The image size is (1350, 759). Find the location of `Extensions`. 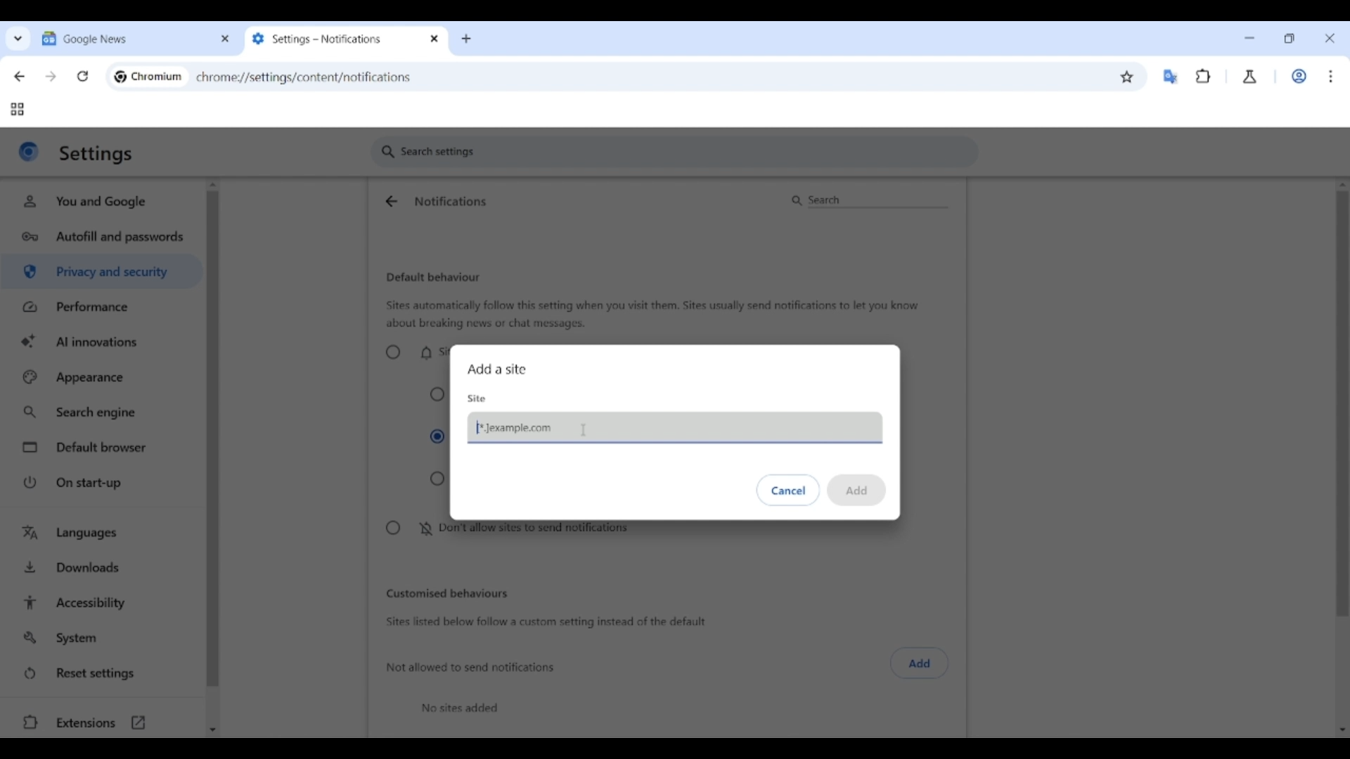

Extensions is located at coordinates (100, 722).